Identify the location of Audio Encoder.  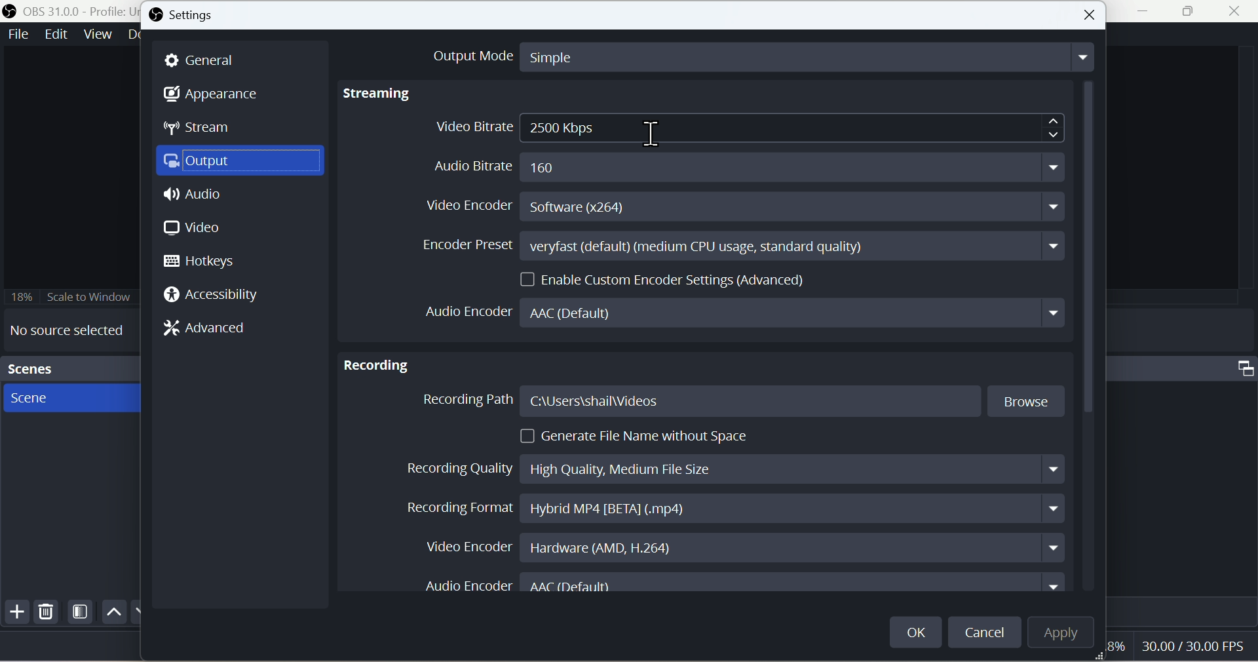
(749, 585).